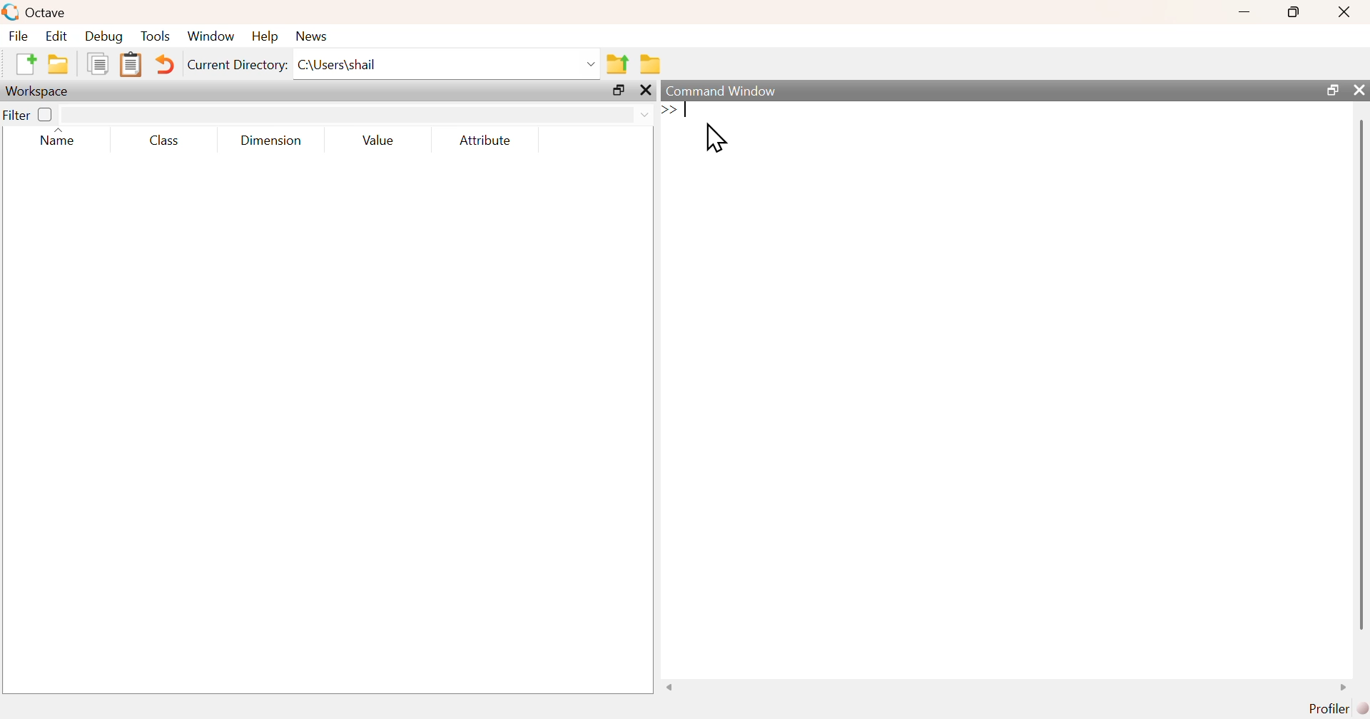  What do you see at coordinates (59, 64) in the screenshot?
I see `New Folder` at bounding box center [59, 64].